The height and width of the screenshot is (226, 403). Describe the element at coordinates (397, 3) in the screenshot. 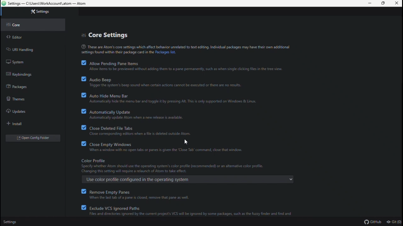

I see `Close` at that location.